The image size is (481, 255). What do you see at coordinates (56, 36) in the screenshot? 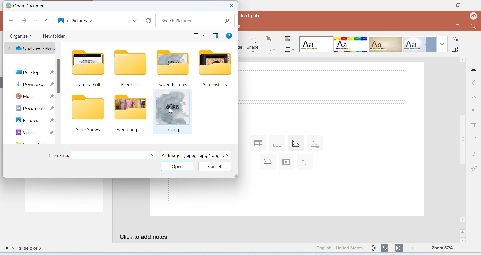
I see `new folder` at bounding box center [56, 36].